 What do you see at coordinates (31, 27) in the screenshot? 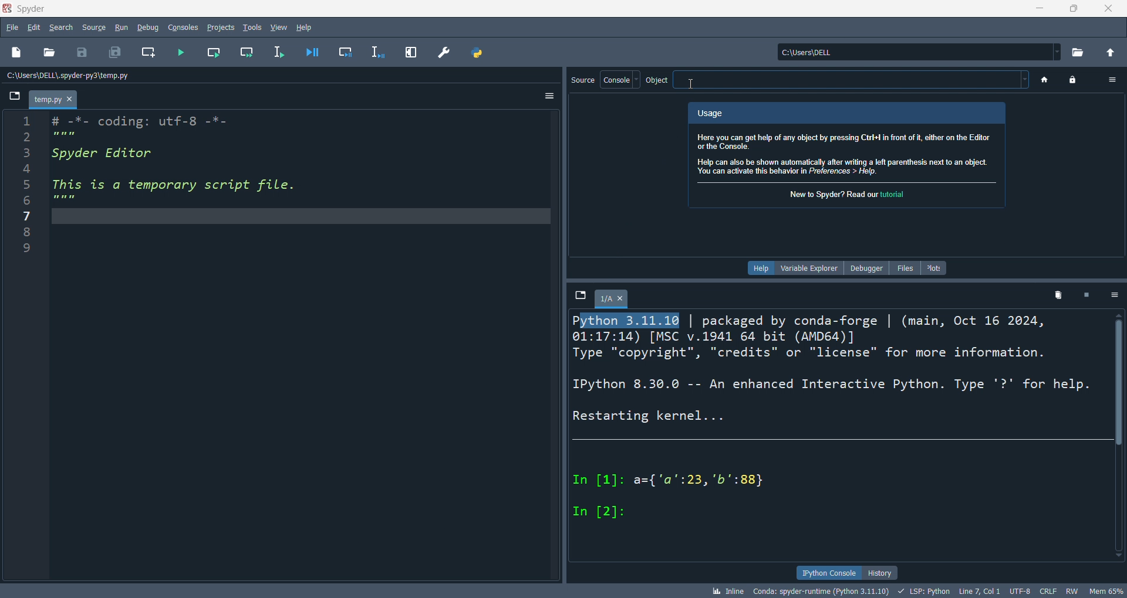
I see `edit` at bounding box center [31, 27].